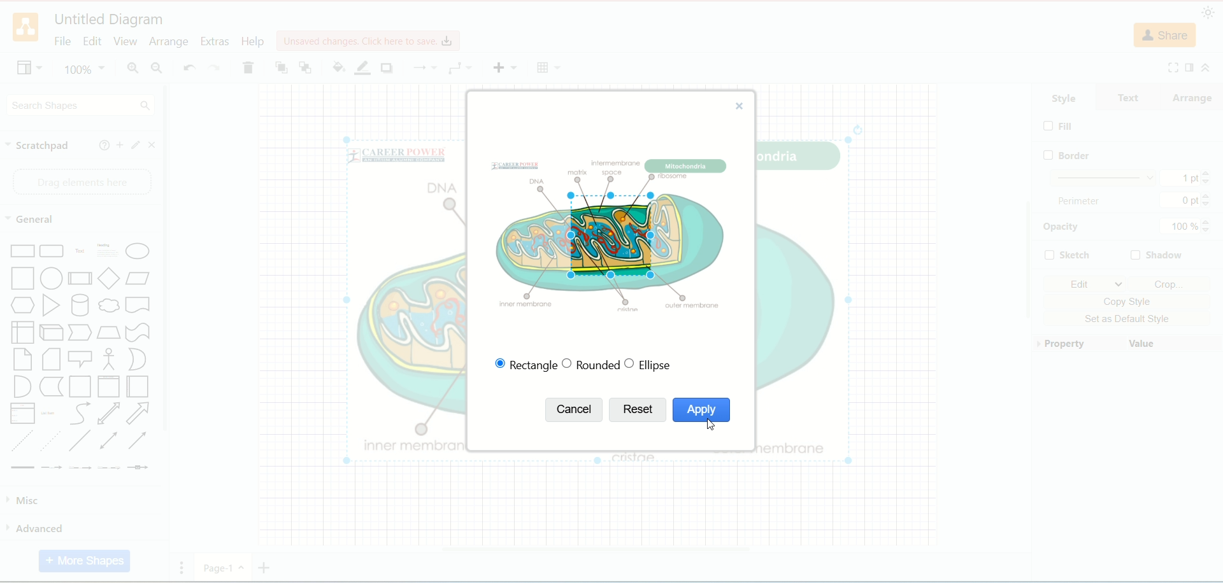 The image size is (1223, 583). I want to click on insert page, so click(264, 567).